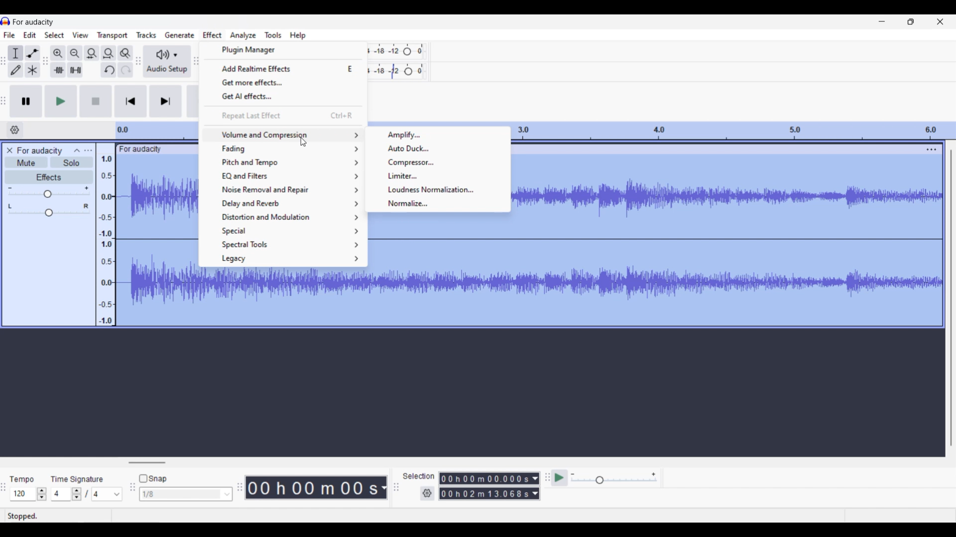 The image size is (956, 537). Describe the element at coordinates (559, 478) in the screenshot. I see `Play at speed/Play at speed once` at that location.